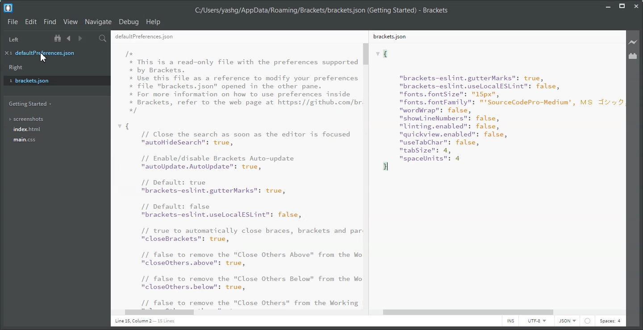  What do you see at coordinates (50, 22) in the screenshot?
I see `Find` at bounding box center [50, 22].